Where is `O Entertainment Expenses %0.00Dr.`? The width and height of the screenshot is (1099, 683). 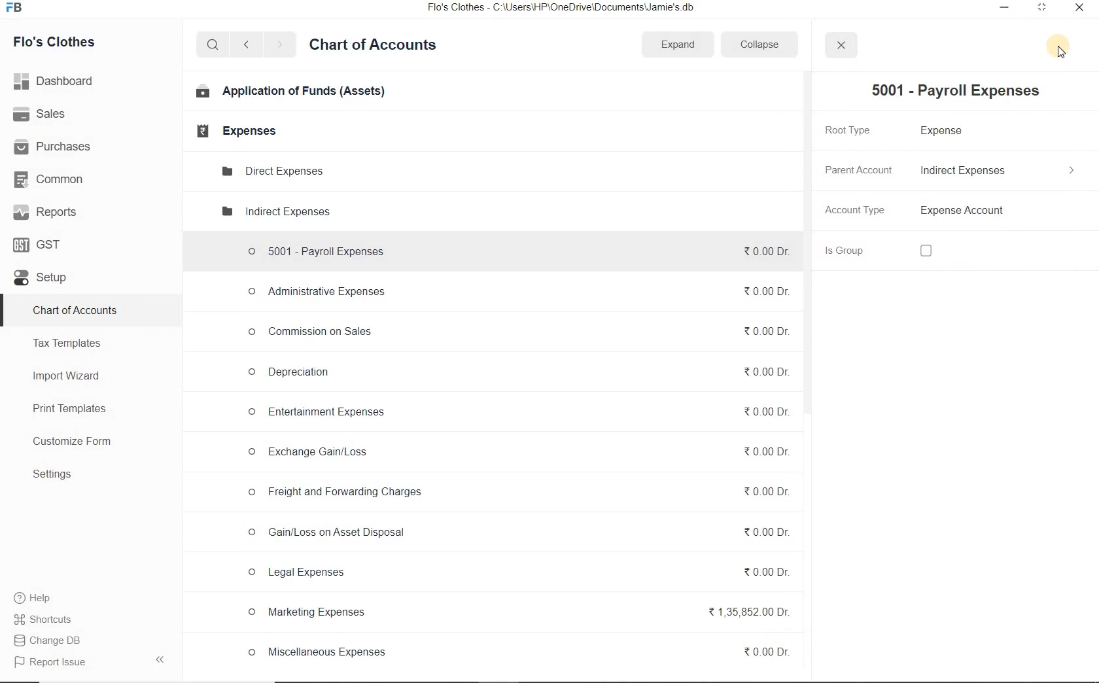
O Entertainment Expenses %0.00Dr. is located at coordinates (514, 413).